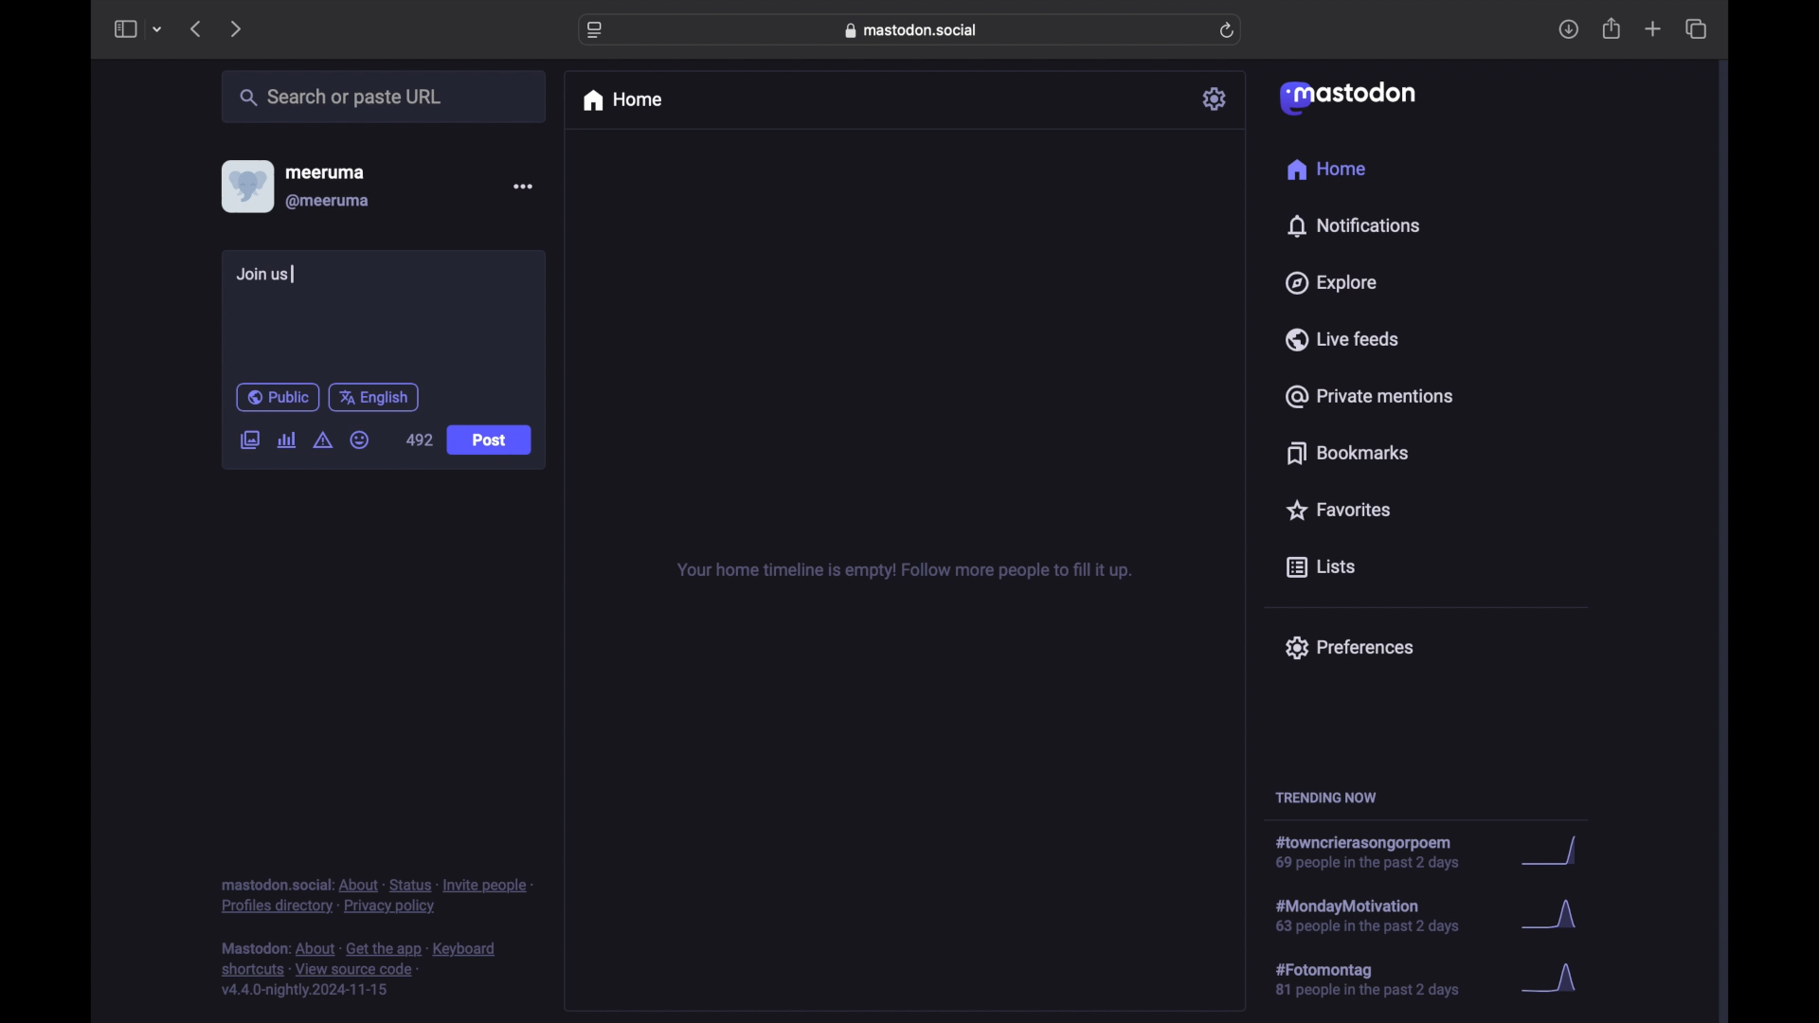  What do you see at coordinates (1347, 453) in the screenshot?
I see `bookmarks` at bounding box center [1347, 453].